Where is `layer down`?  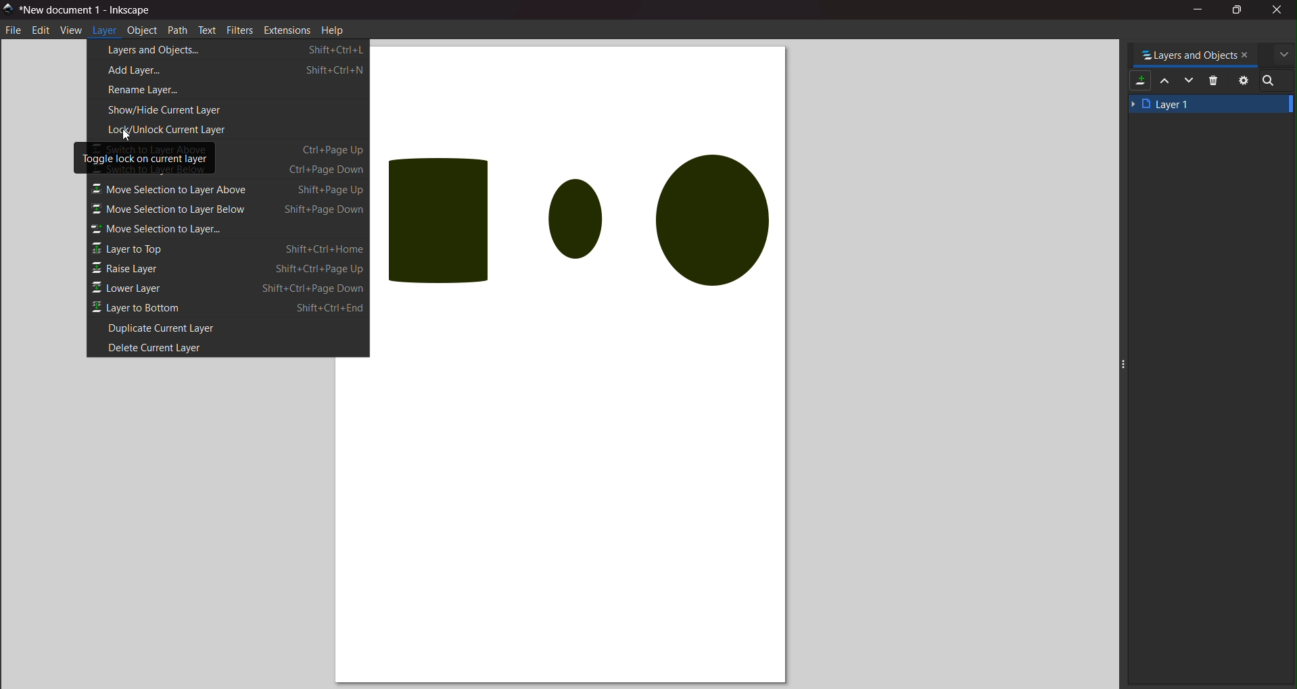
layer down is located at coordinates (229, 209).